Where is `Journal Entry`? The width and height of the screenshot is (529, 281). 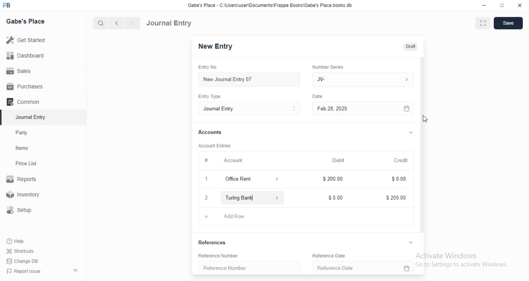
Journal Entry is located at coordinates (169, 23).